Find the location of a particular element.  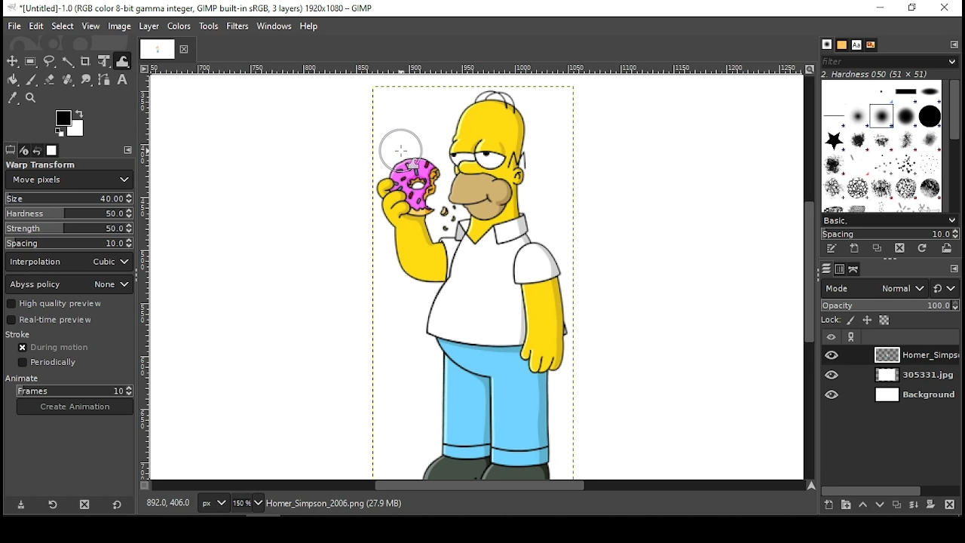

layer is located at coordinates (149, 26).